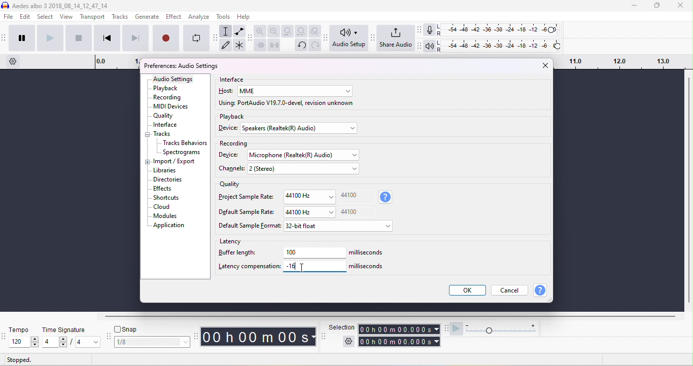 This screenshot has height=366, width=693. I want to click on cloud, so click(162, 207).